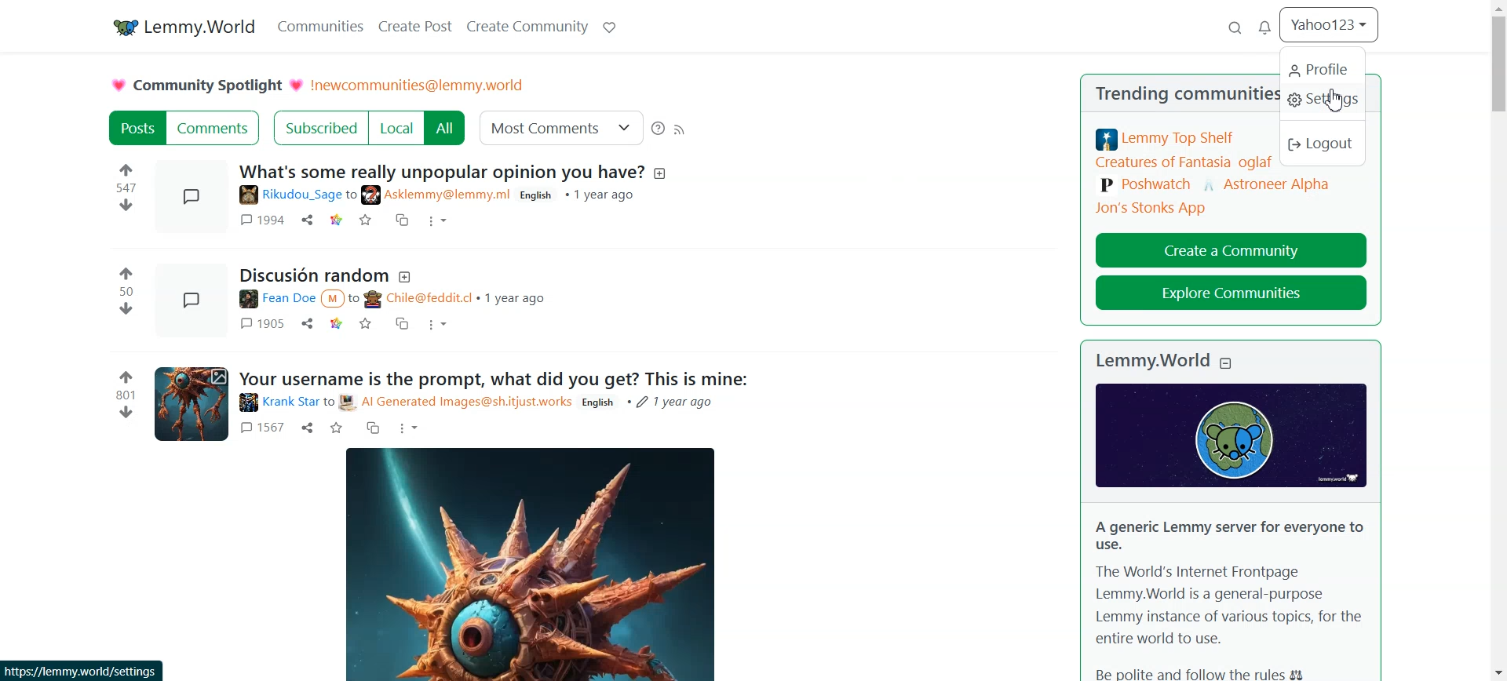 This screenshot has height=681, width=1507. Describe the element at coordinates (274, 300) in the screenshot. I see `fean doe` at that location.